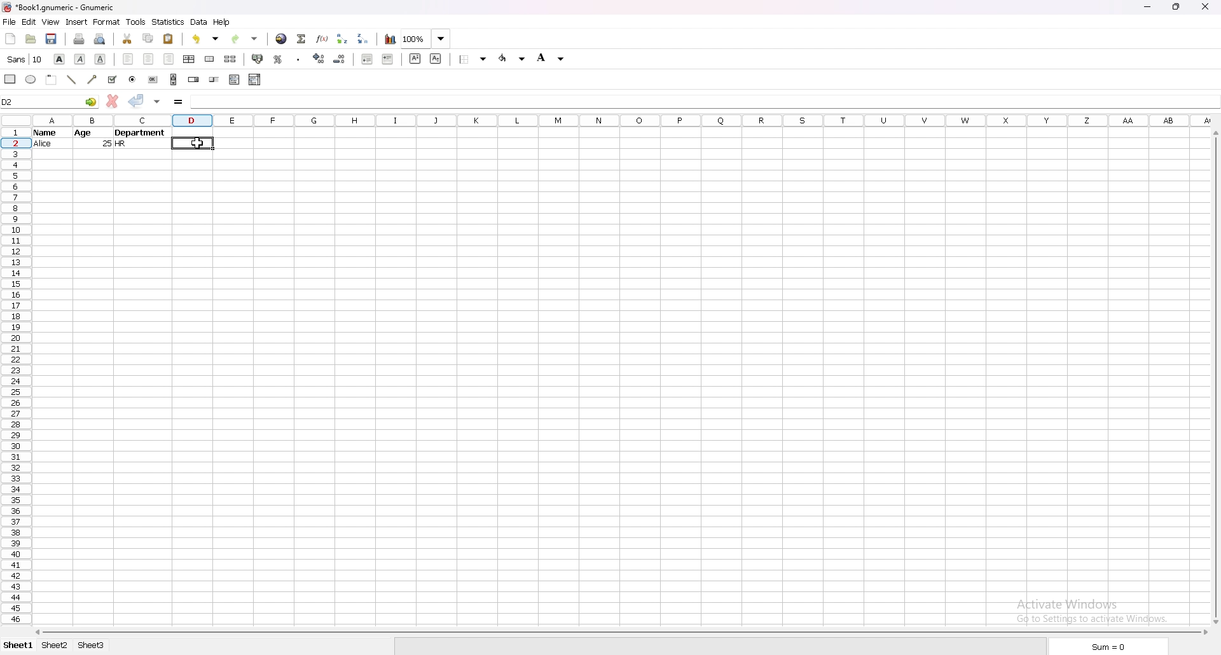 This screenshot has width=1221, height=655. What do you see at coordinates (79, 39) in the screenshot?
I see `print` at bounding box center [79, 39].